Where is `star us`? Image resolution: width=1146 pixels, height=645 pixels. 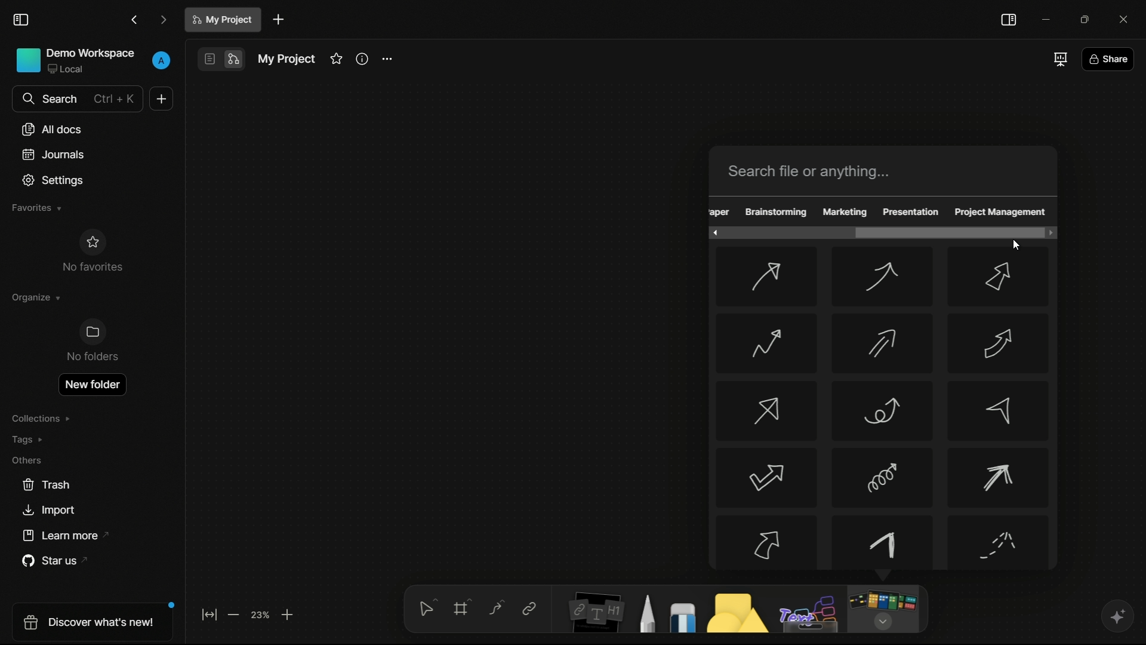 star us is located at coordinates (58, 561).